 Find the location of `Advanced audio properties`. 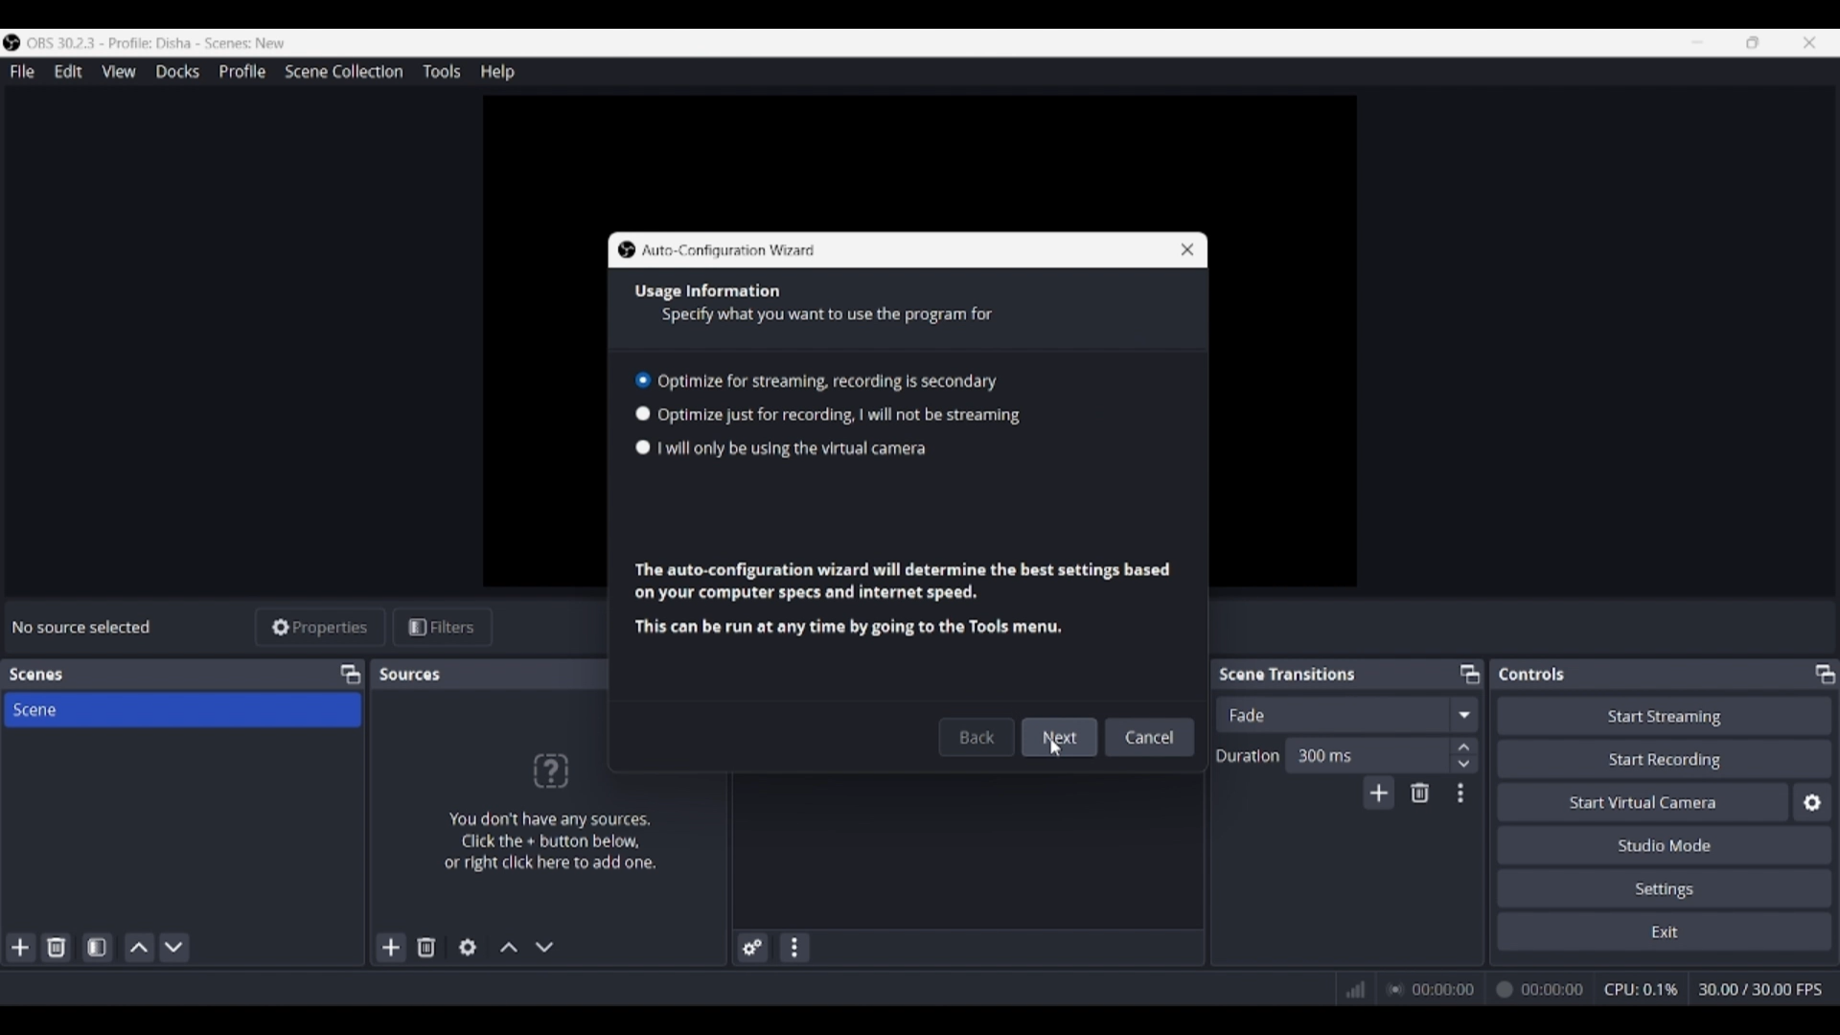

Advanced audio properties is located at coordinates (752, 948).